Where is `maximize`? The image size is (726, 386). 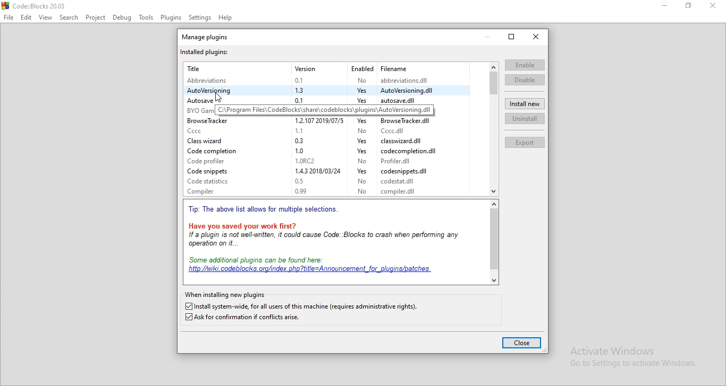 maximize is located at coordinates (688, 5).